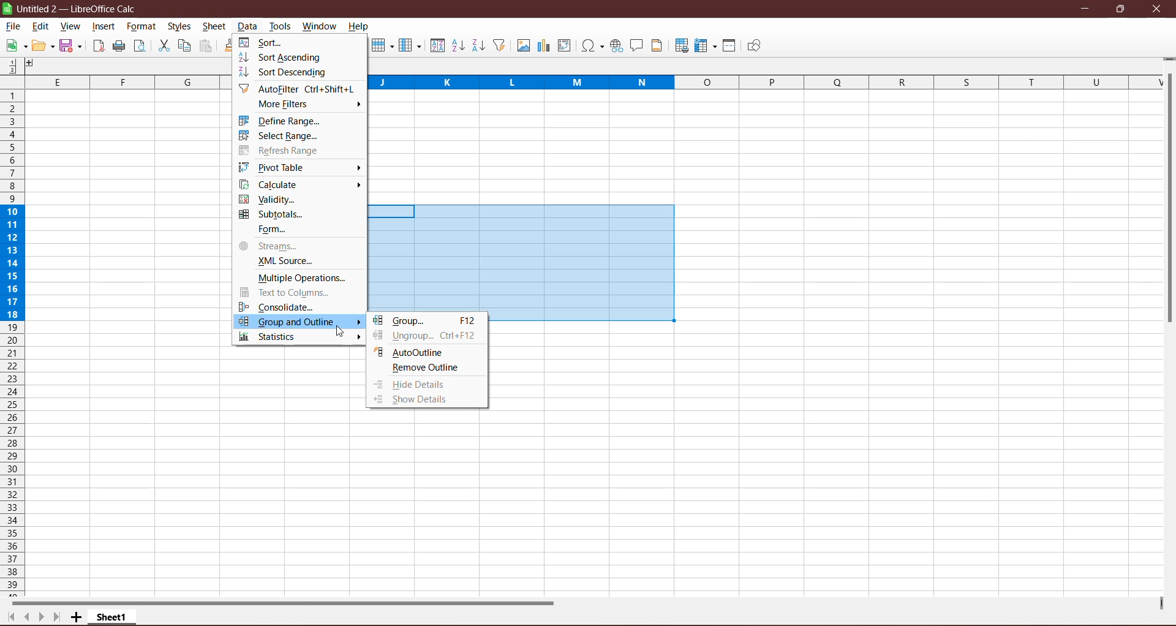  What do you see at coordinates (77, 617) in the screenshot?
I see `Add New Sheet` at bounding box center [77, 617].